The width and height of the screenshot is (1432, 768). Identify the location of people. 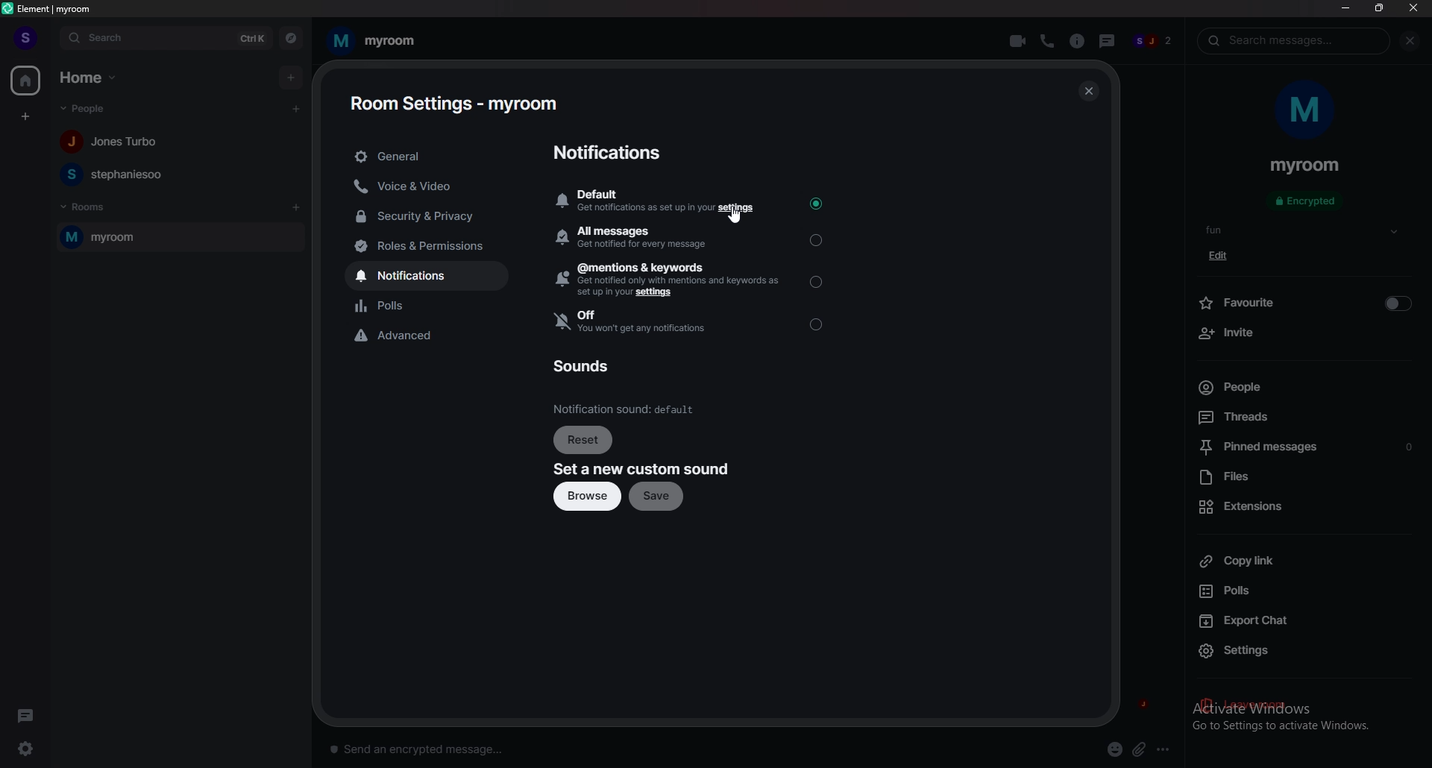
(115, 142).